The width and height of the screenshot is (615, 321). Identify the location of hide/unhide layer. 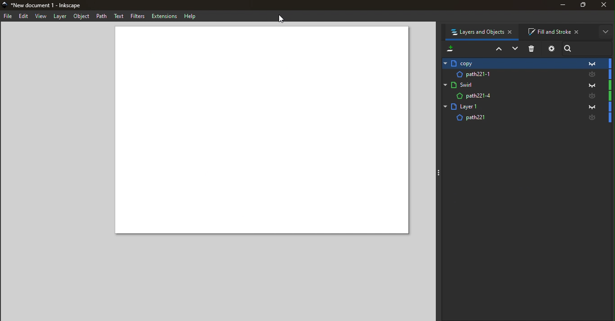
(595, 106).